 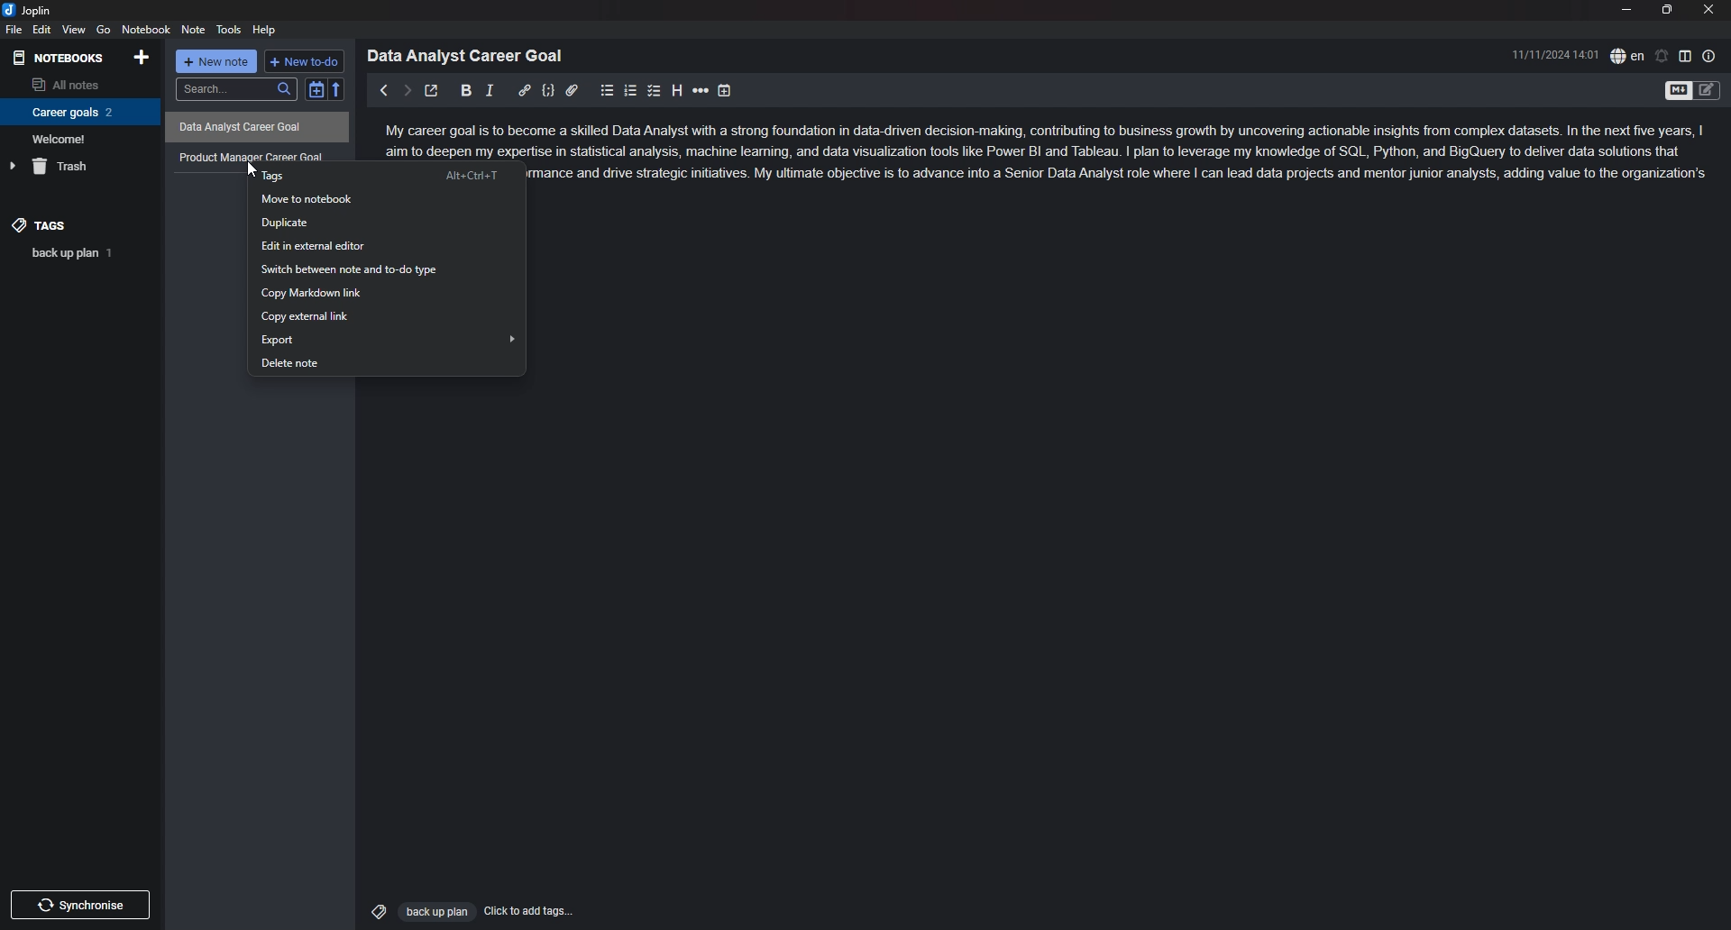 I want to click on toggle editor layout, so click(x=1685, y=55).